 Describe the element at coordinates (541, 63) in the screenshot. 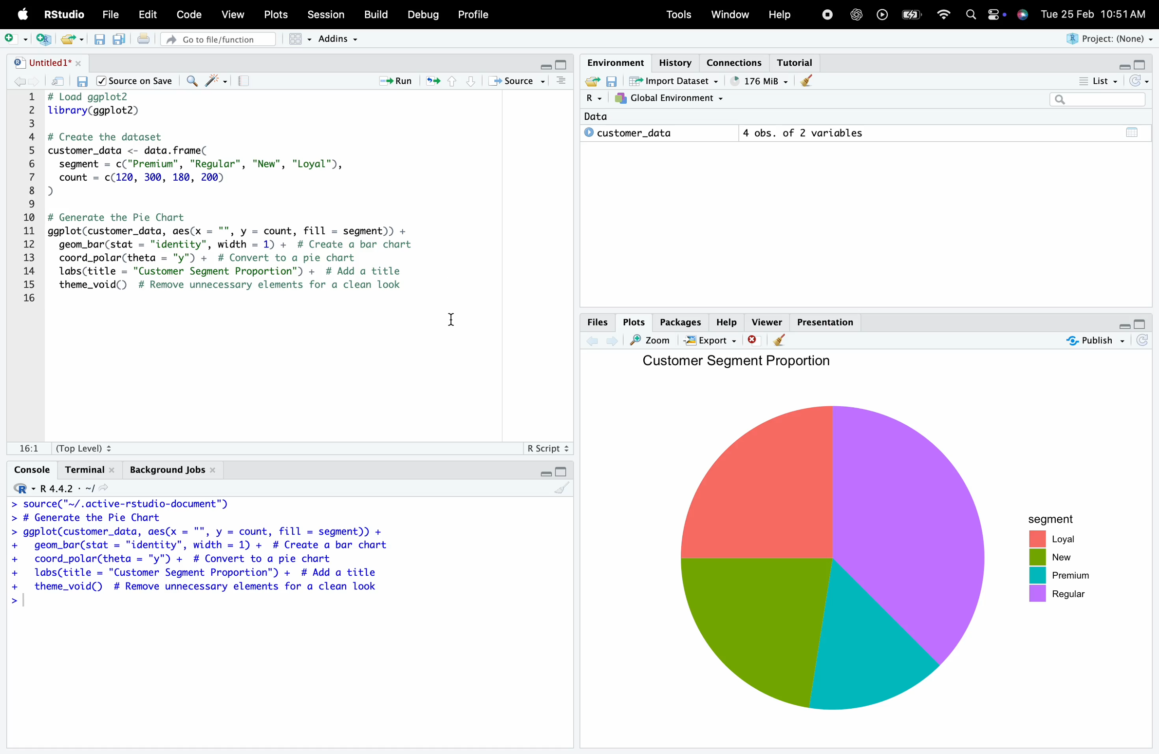

I see `minimise` at that location.